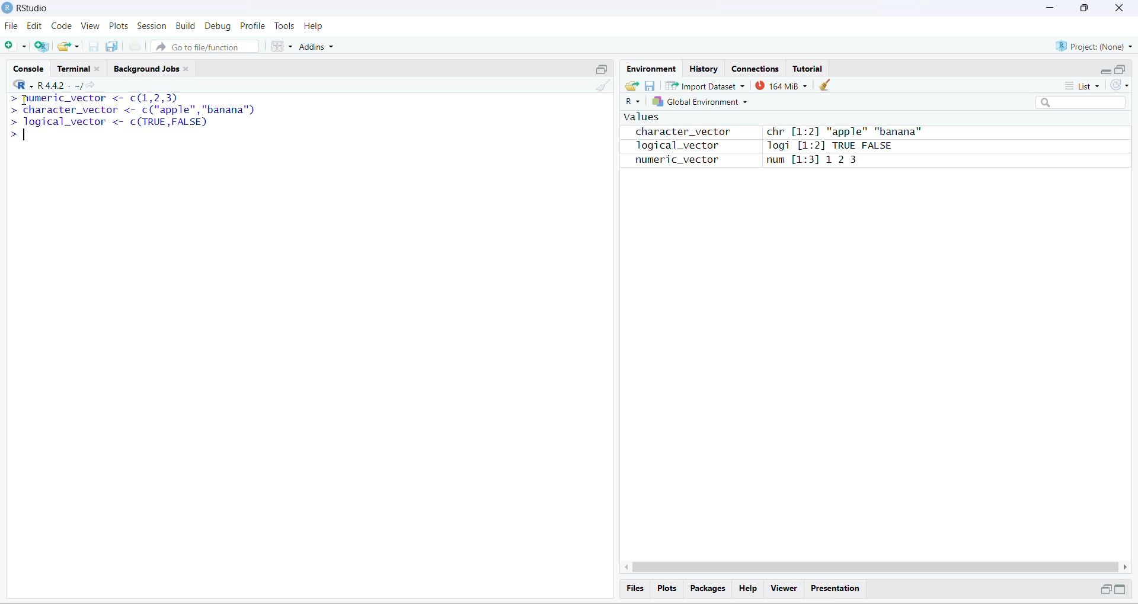 The image size is (1138, 604). I want to click on History, so click(704, 68).